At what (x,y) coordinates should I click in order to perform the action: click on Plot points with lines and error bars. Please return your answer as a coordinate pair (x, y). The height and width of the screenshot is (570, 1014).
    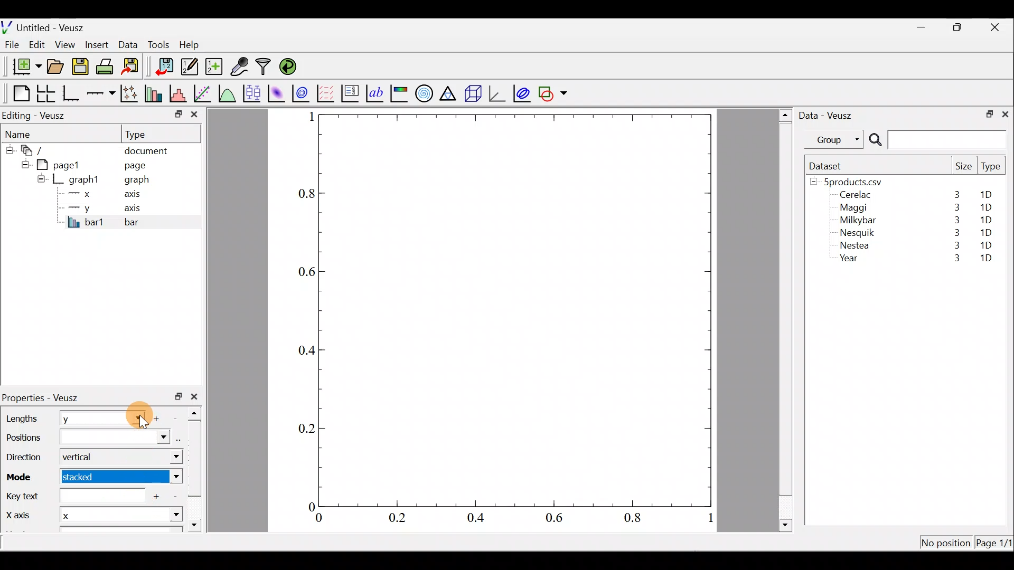
    Looking at the image, I should click on (131, 94).